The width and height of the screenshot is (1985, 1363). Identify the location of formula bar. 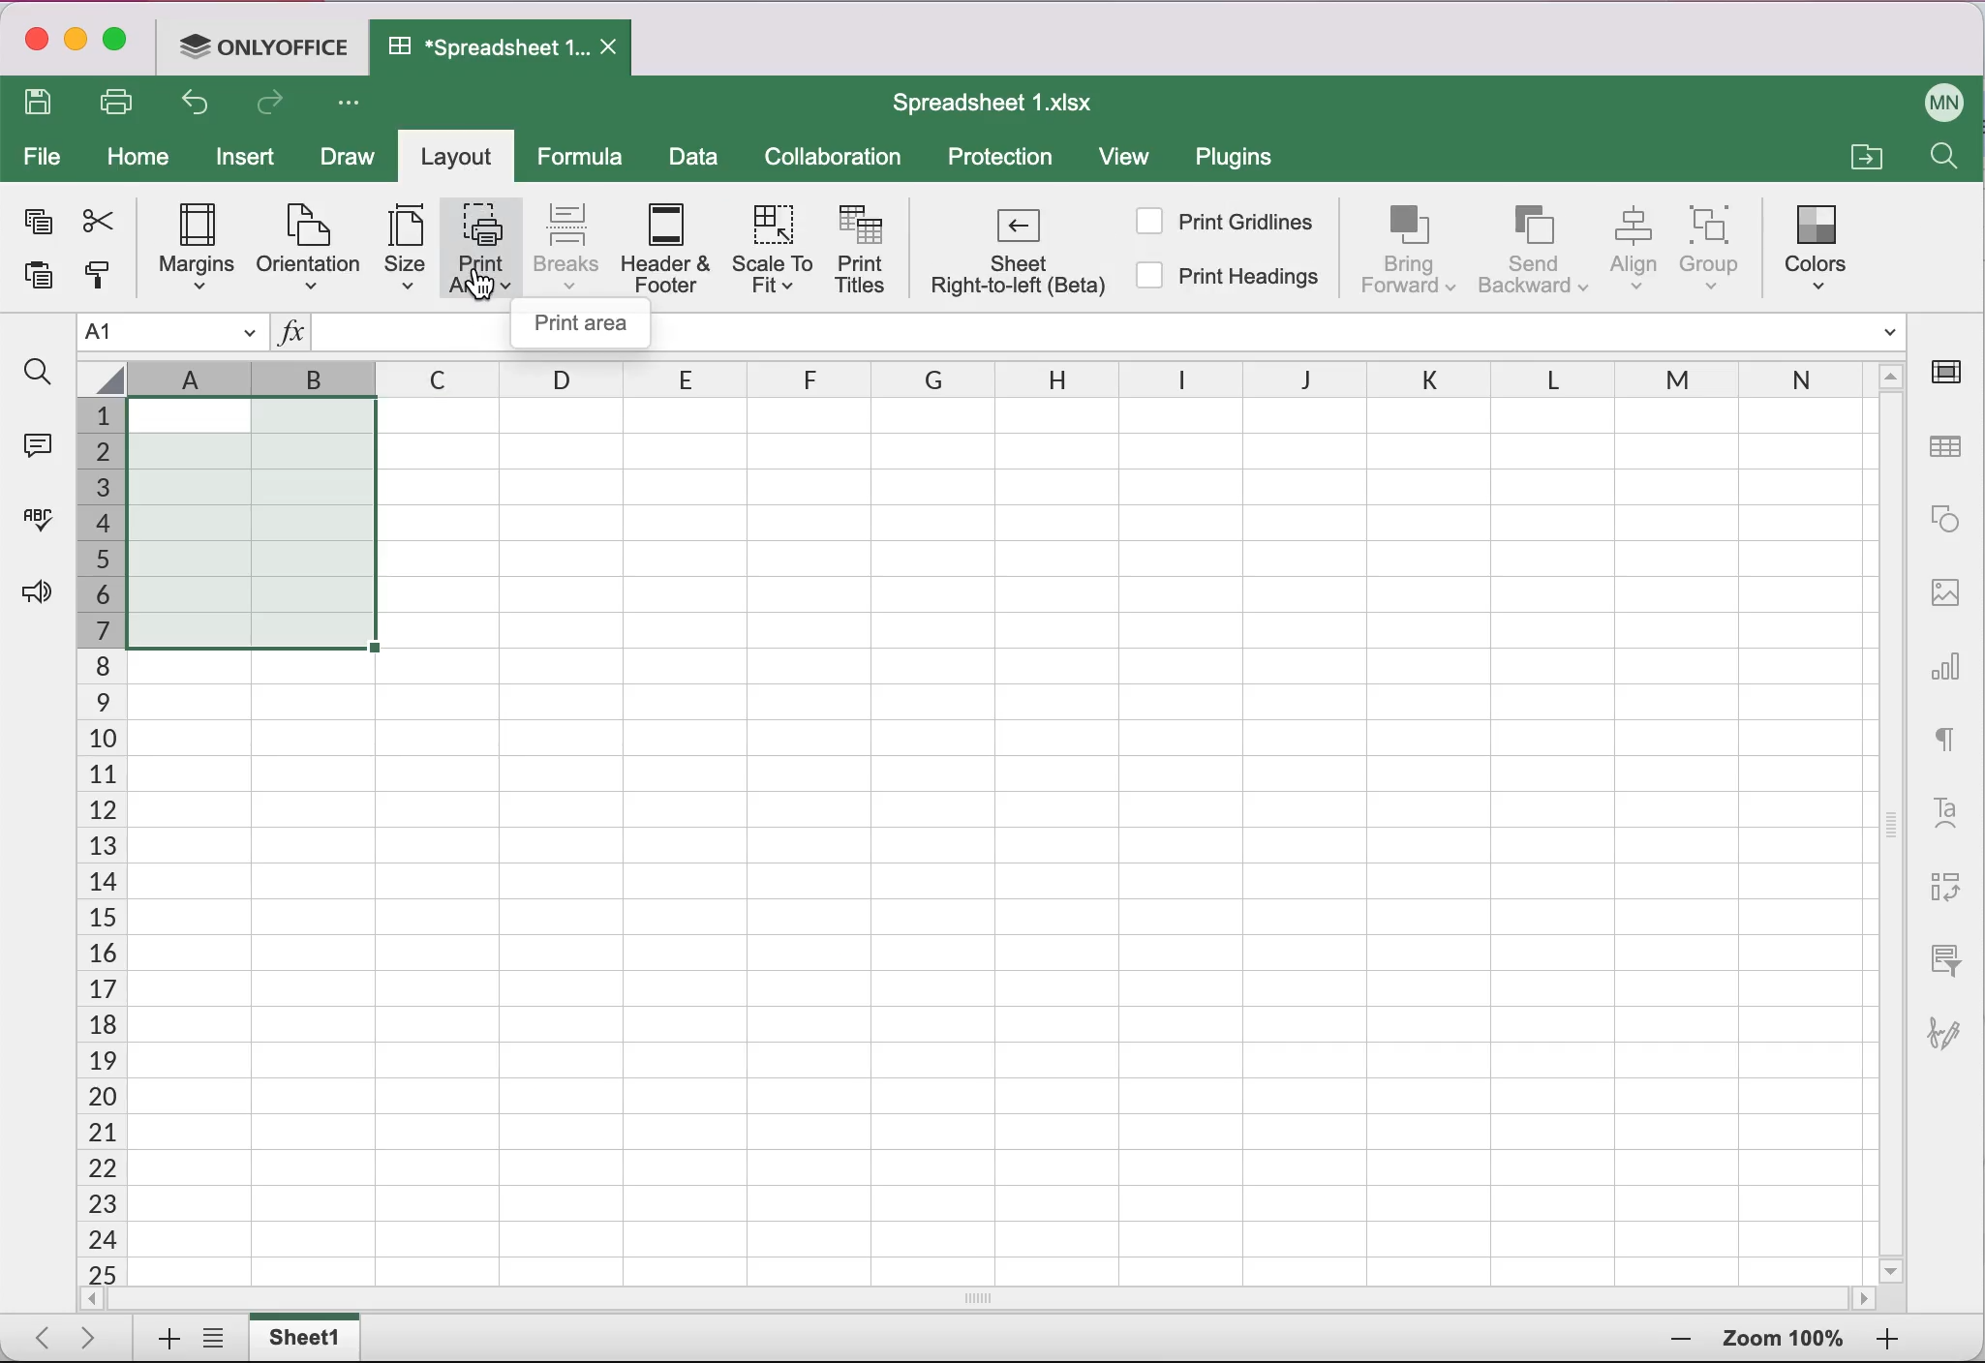
(1283, 334).